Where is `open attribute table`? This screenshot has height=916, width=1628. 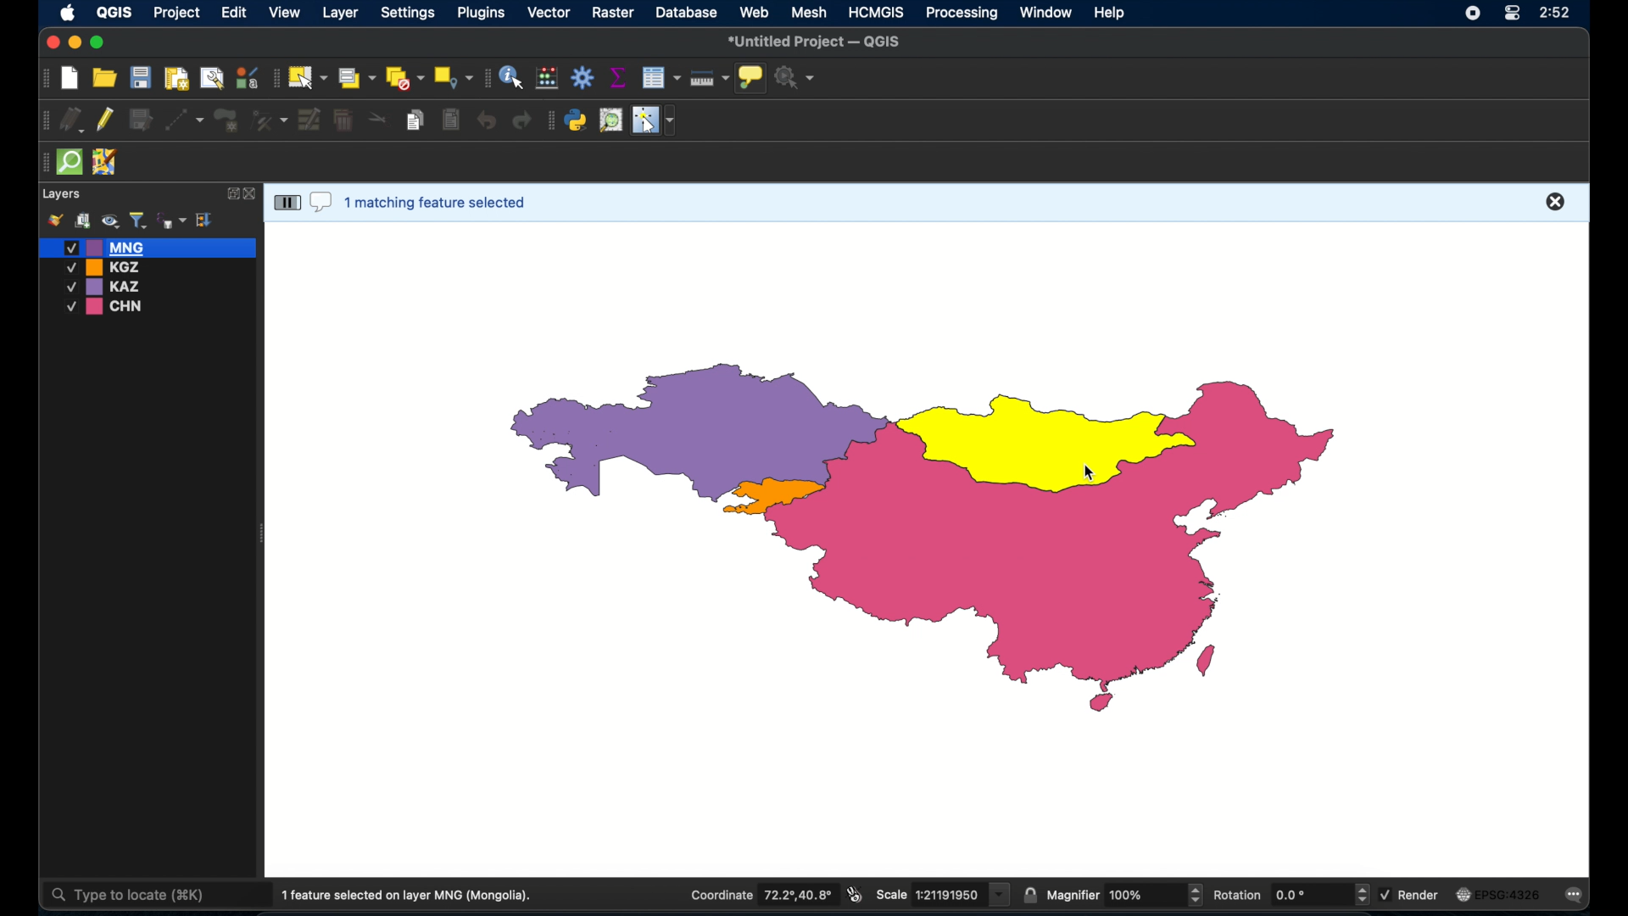 open attribute table is located at coordinates (663, 78).